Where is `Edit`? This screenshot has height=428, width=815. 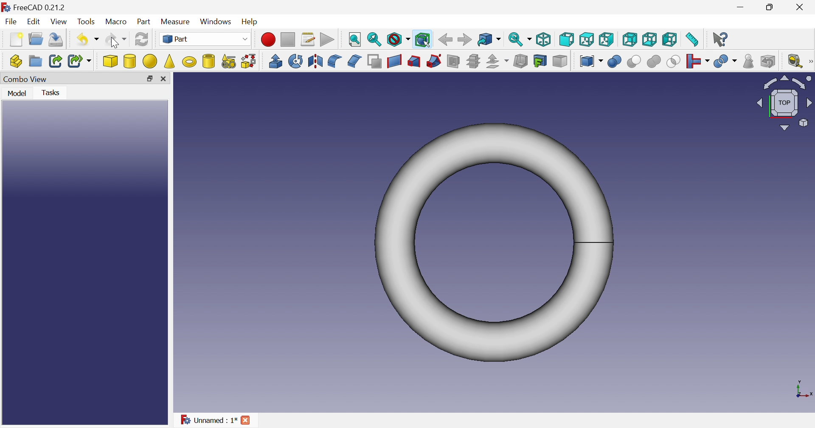
Edit is located at coordinates (33, 22).